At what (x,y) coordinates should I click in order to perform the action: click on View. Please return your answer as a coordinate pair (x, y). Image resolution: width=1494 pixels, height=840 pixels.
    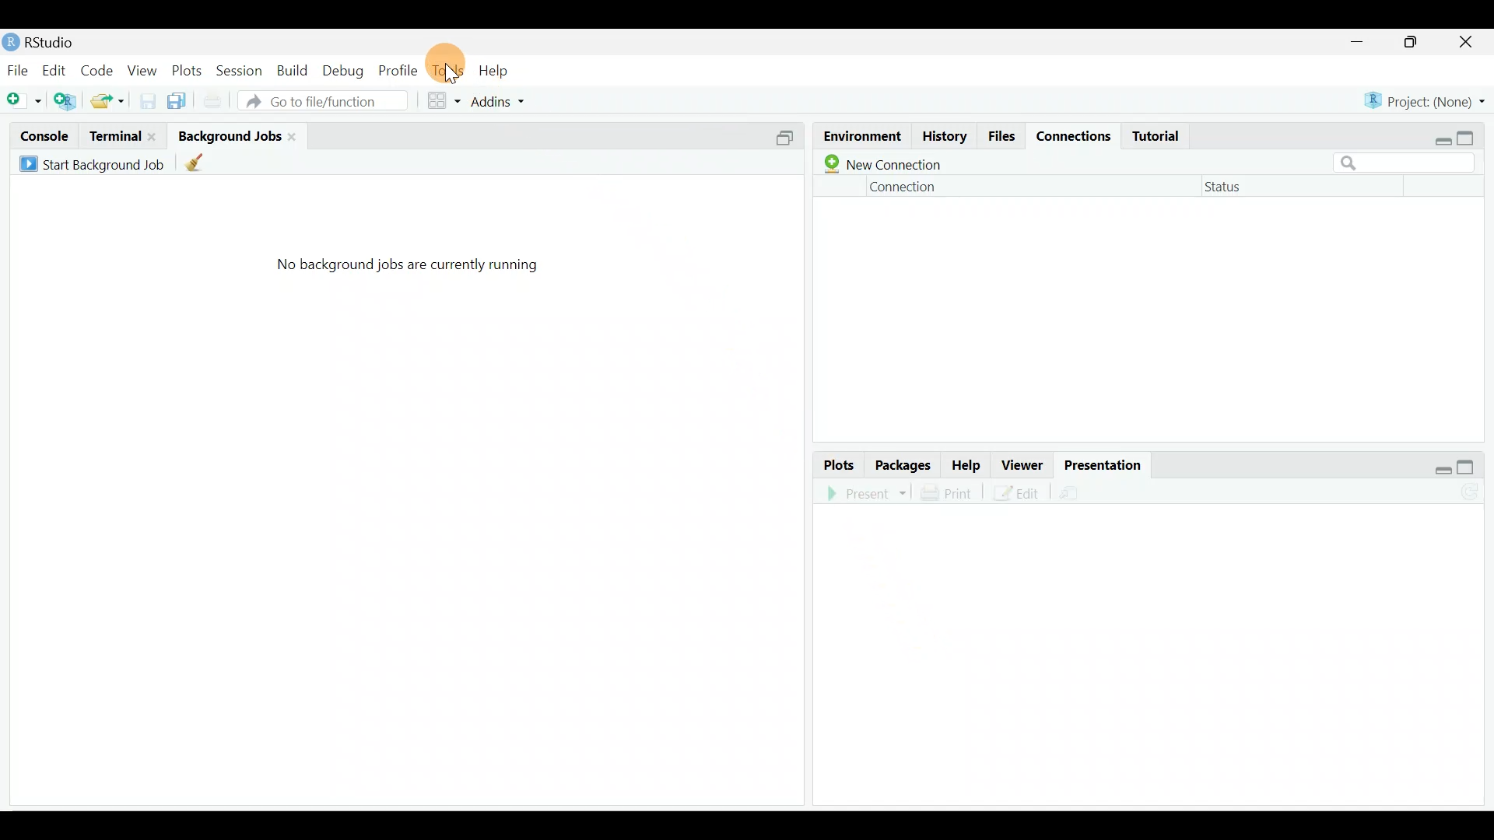
    Looking at the image, I should click on (143, 72).